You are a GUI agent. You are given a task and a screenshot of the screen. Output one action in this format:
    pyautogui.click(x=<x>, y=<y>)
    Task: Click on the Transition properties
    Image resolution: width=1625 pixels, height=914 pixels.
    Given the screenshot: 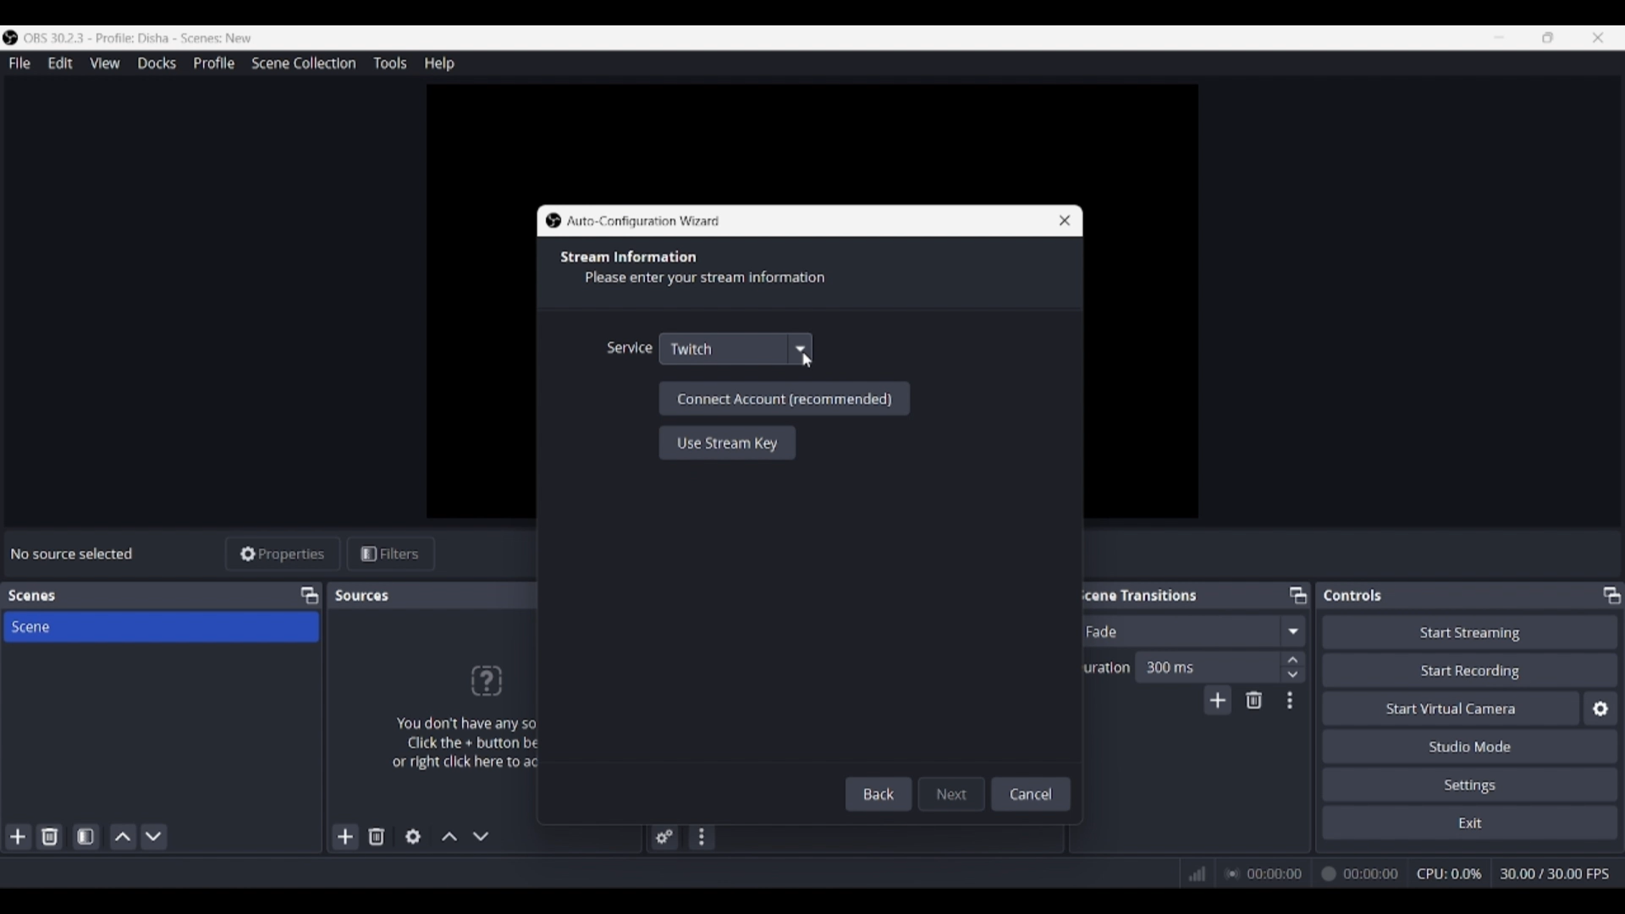 What is the action you would take?
    pyautogui.click(x=1290, y=701)
    